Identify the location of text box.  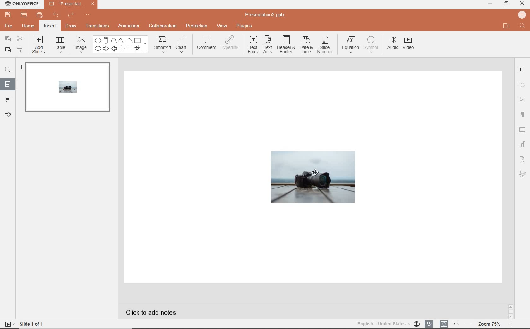
(253, 46).